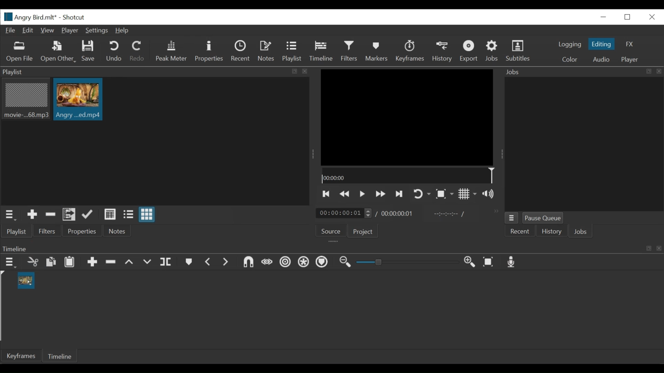  What do you see at coordinates (489, 262) in the screenshot?
I see `Zoom timeline to fit` at bounding box center [489, 262].